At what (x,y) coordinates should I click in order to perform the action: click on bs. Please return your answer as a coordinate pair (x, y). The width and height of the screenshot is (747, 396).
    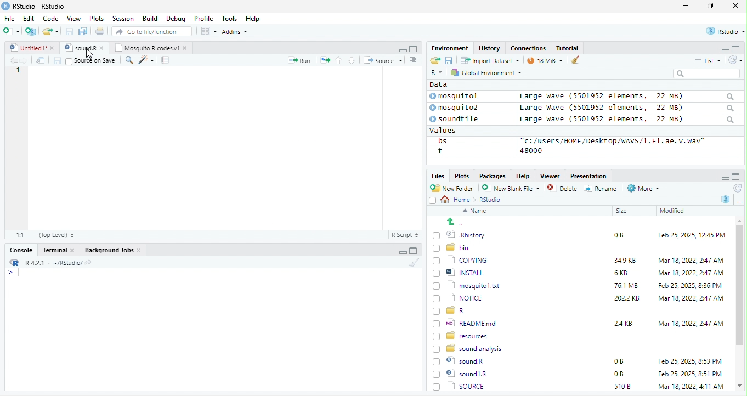
    Looking at the image, I should click on (440, 140).